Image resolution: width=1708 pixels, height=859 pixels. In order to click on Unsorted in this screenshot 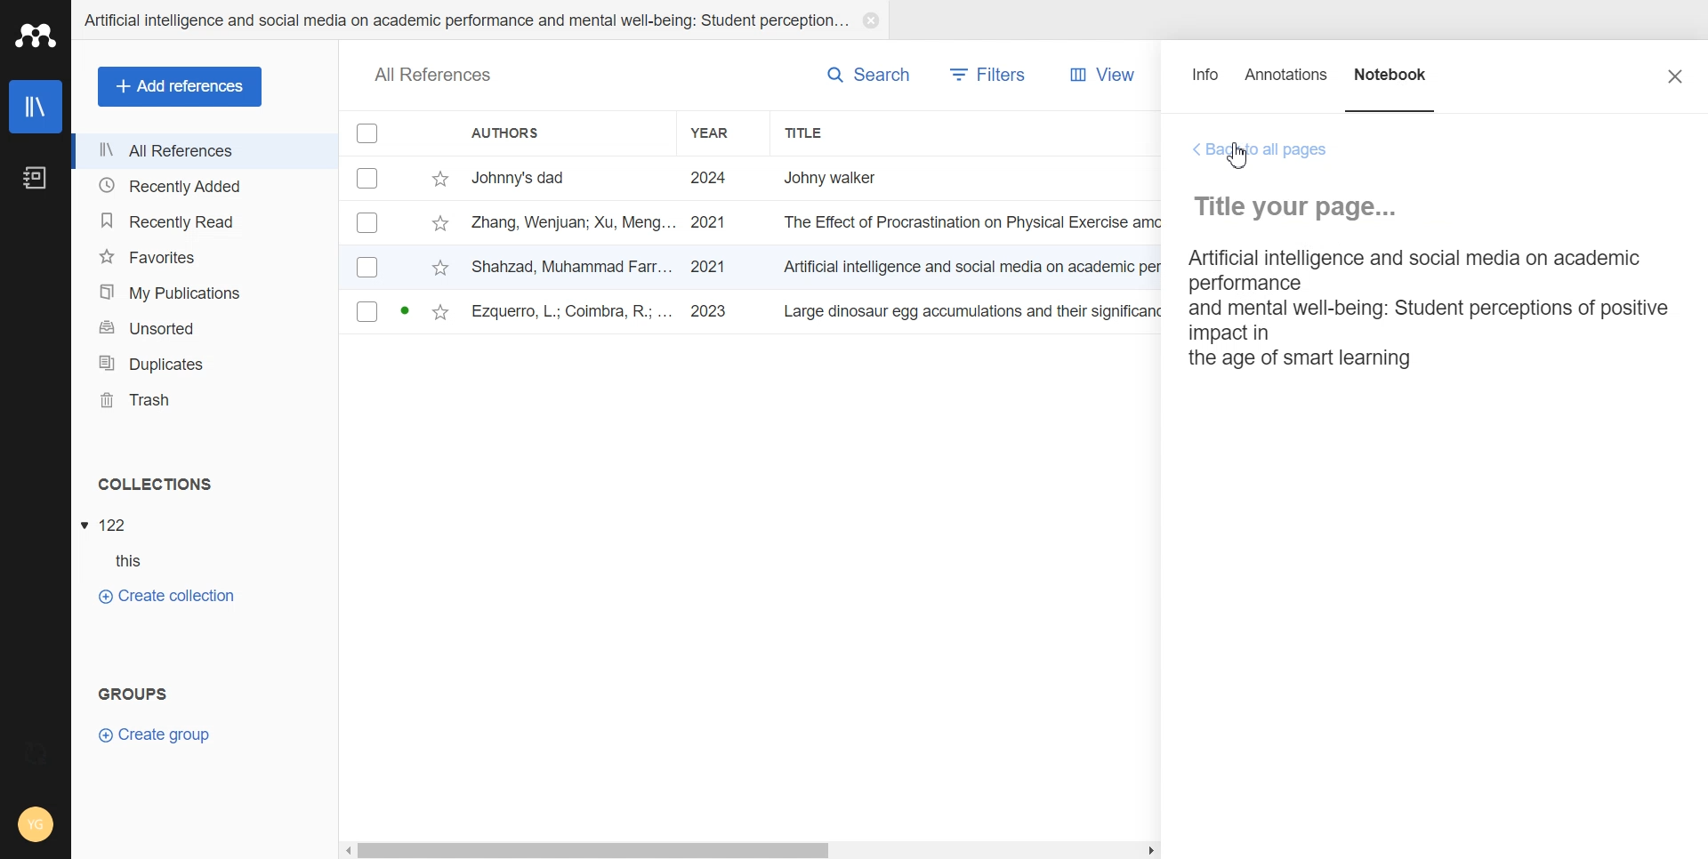, I will do `click(205, 327)`.